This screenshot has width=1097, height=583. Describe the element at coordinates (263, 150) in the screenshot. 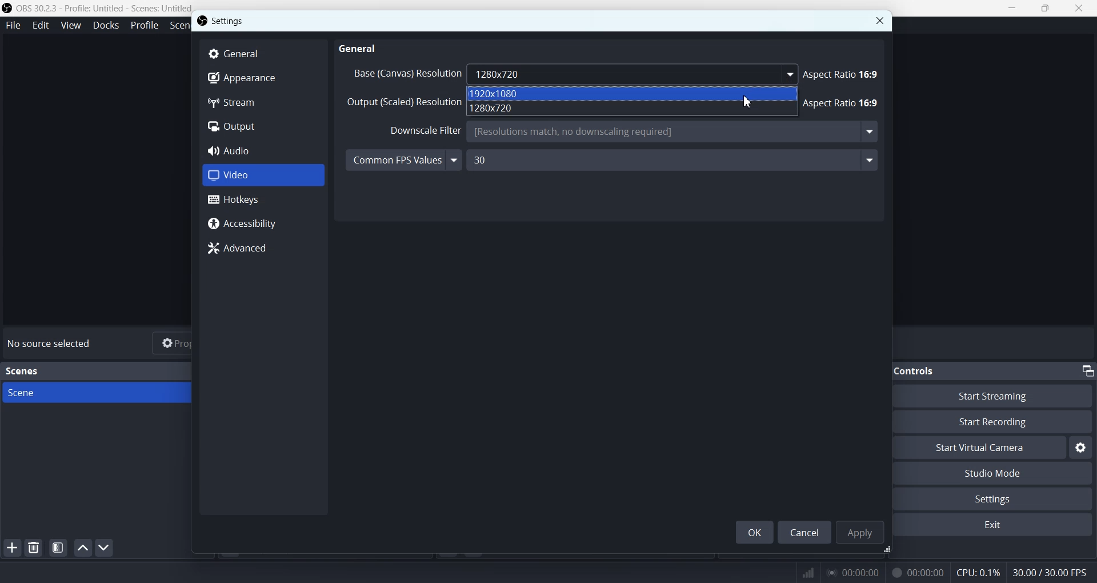

I see `Audio` at that location.